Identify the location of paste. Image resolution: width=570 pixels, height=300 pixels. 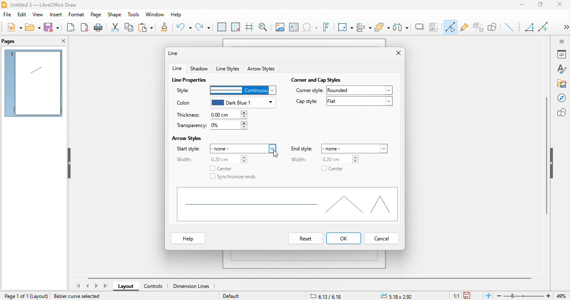
(148, 27).